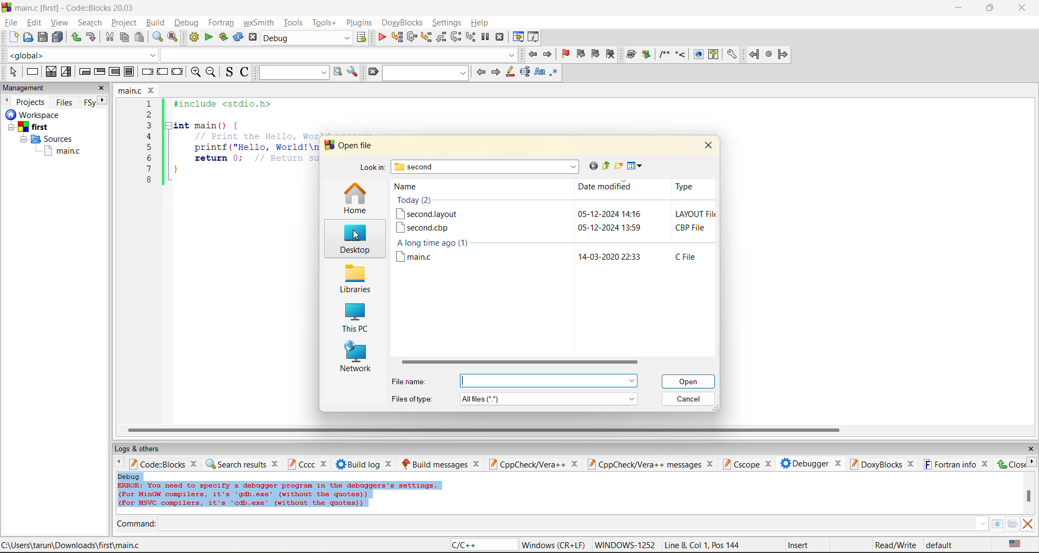 The width and height of the screenshot is (1039, 553). I want to click on various info, so click(534, 37).